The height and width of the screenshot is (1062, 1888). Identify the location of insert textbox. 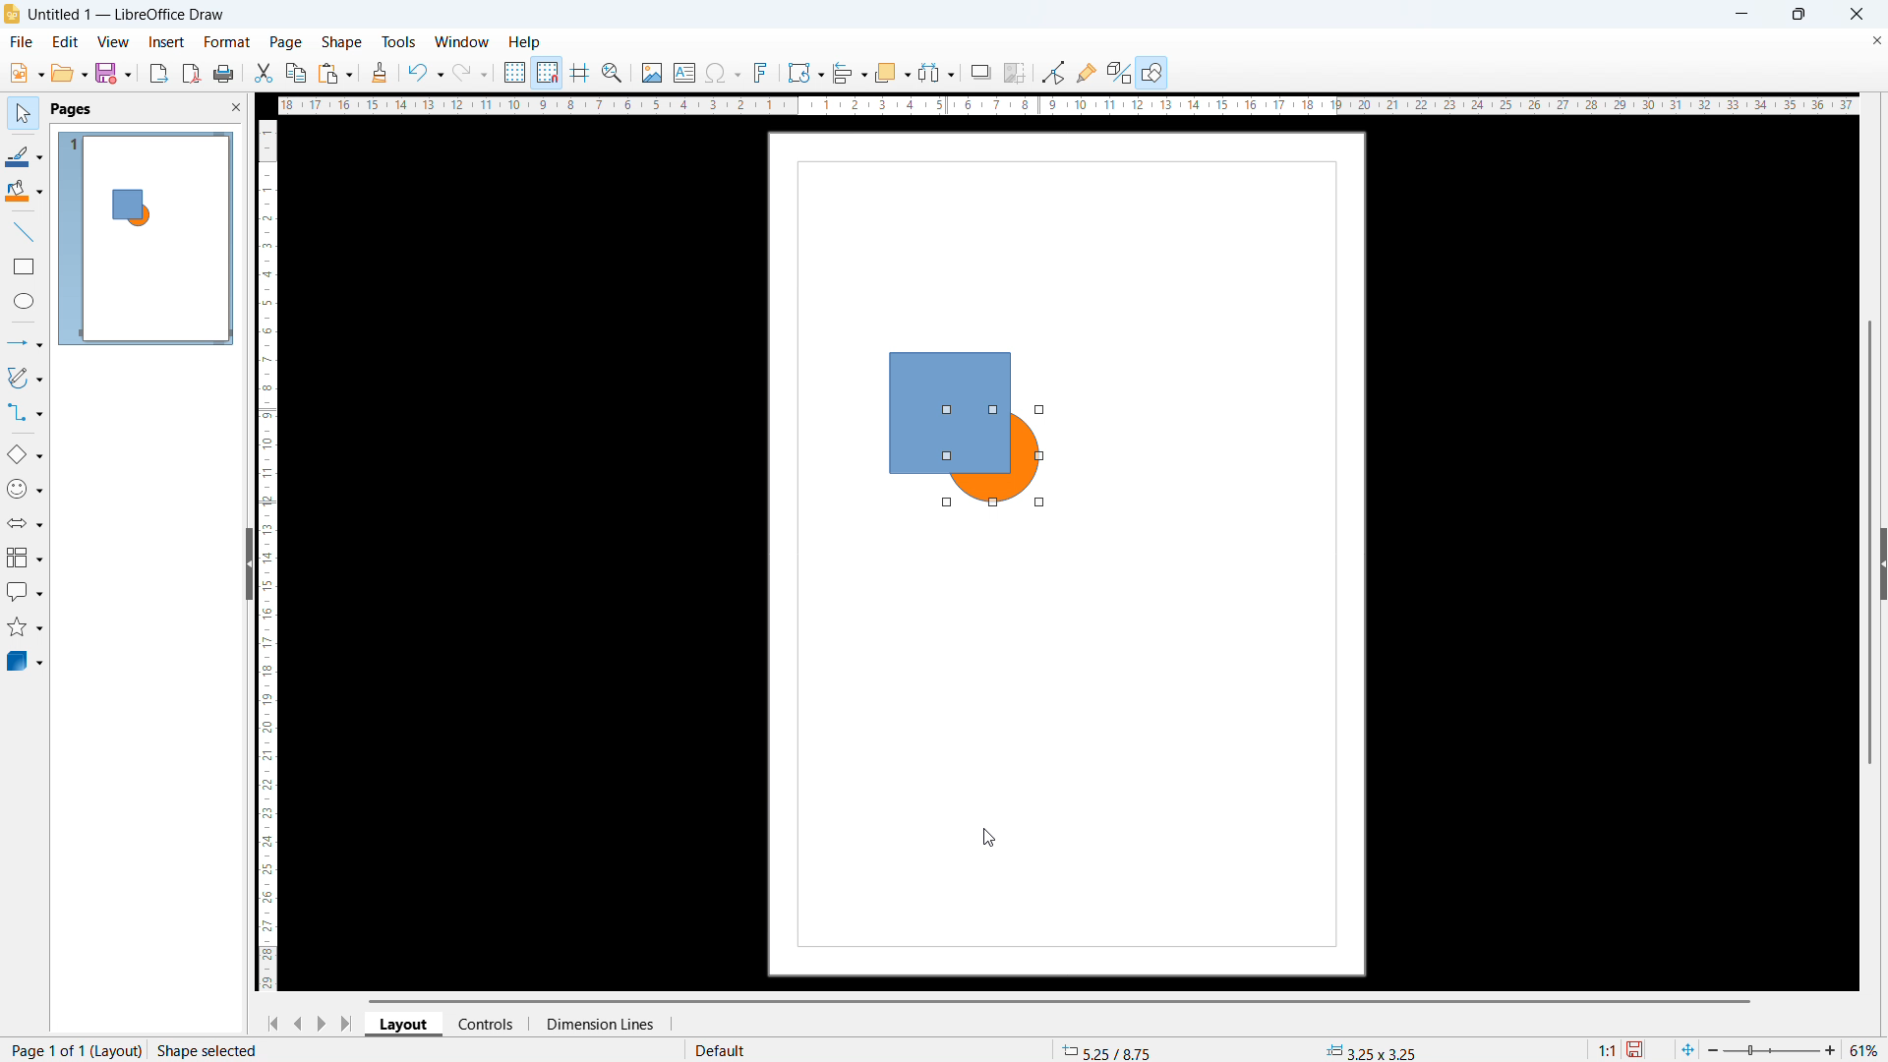
(684, 72).